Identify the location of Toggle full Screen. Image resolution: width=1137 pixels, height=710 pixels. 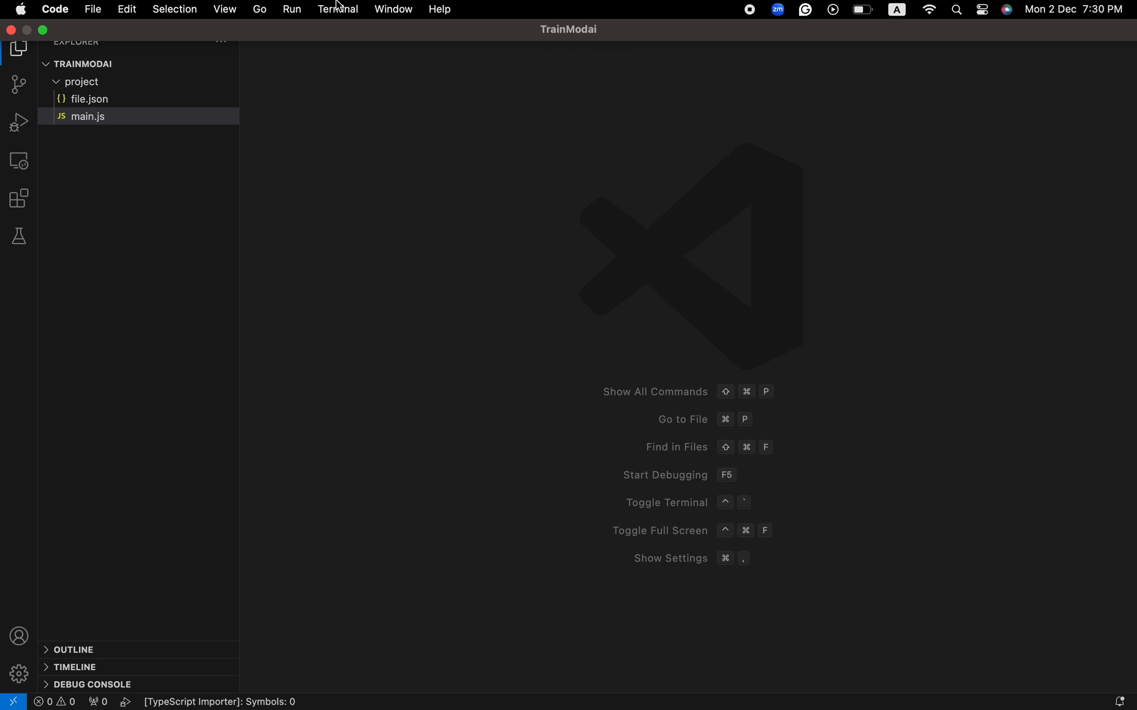
(696, 530).